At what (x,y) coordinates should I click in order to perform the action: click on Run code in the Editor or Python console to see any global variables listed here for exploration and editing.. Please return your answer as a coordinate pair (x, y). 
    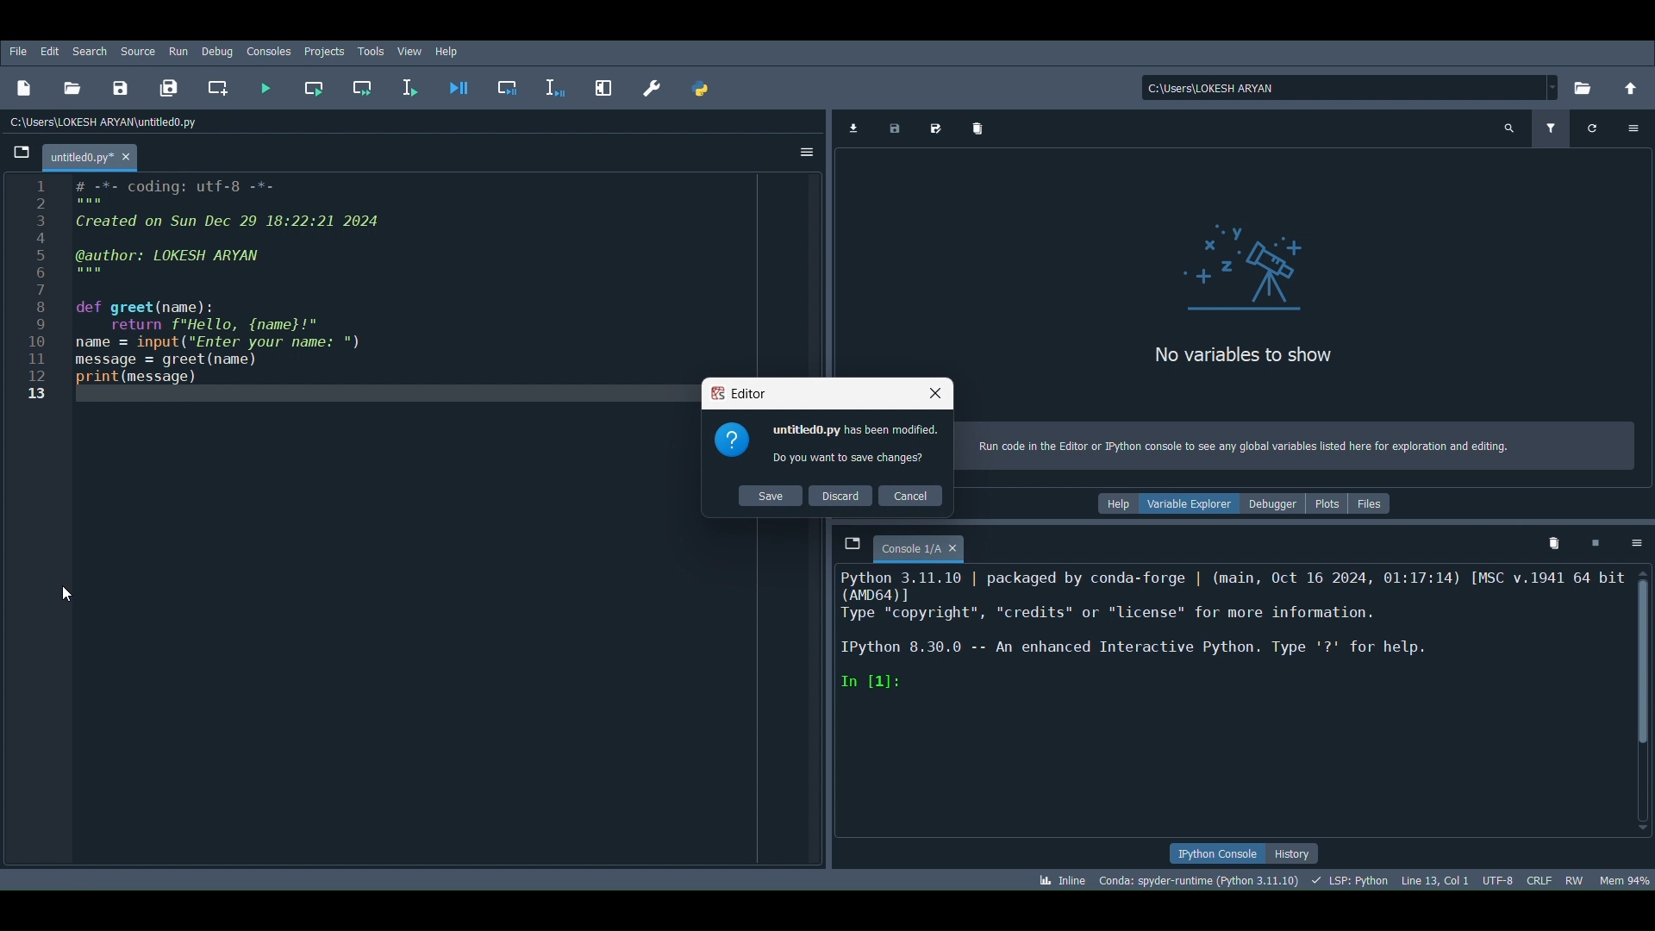
    Looking at the image, I should click on (1255, 449).